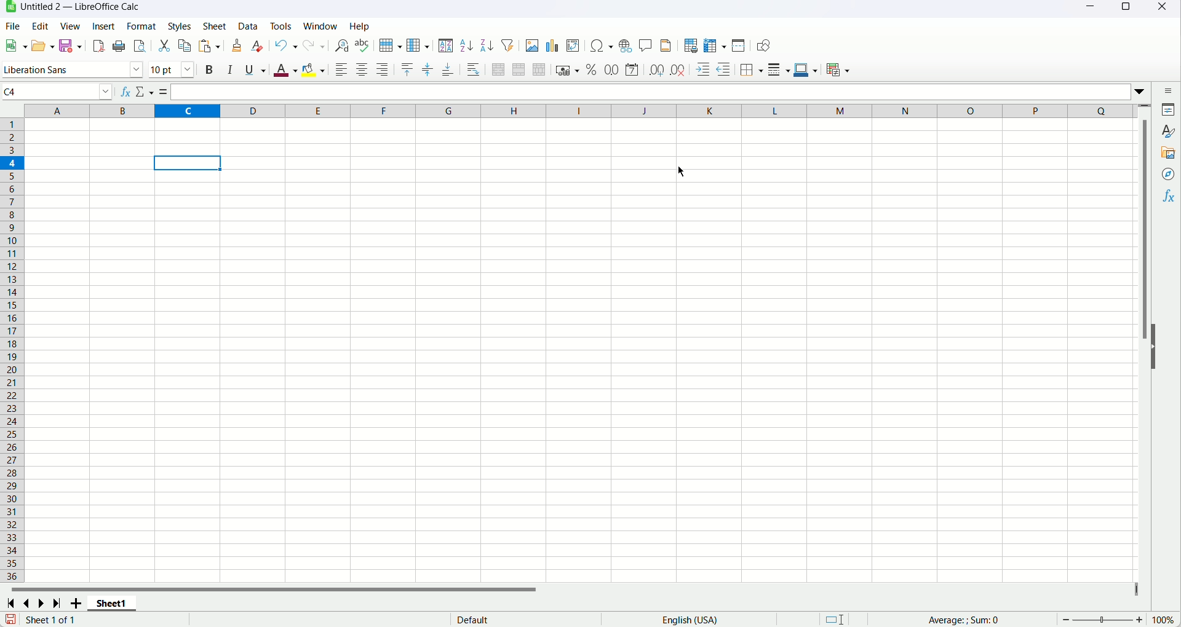 This screenshot has width=1181, height=627. Describe the element at coordinates (208, 71) in the screenshot. I see `Bold` at that location.